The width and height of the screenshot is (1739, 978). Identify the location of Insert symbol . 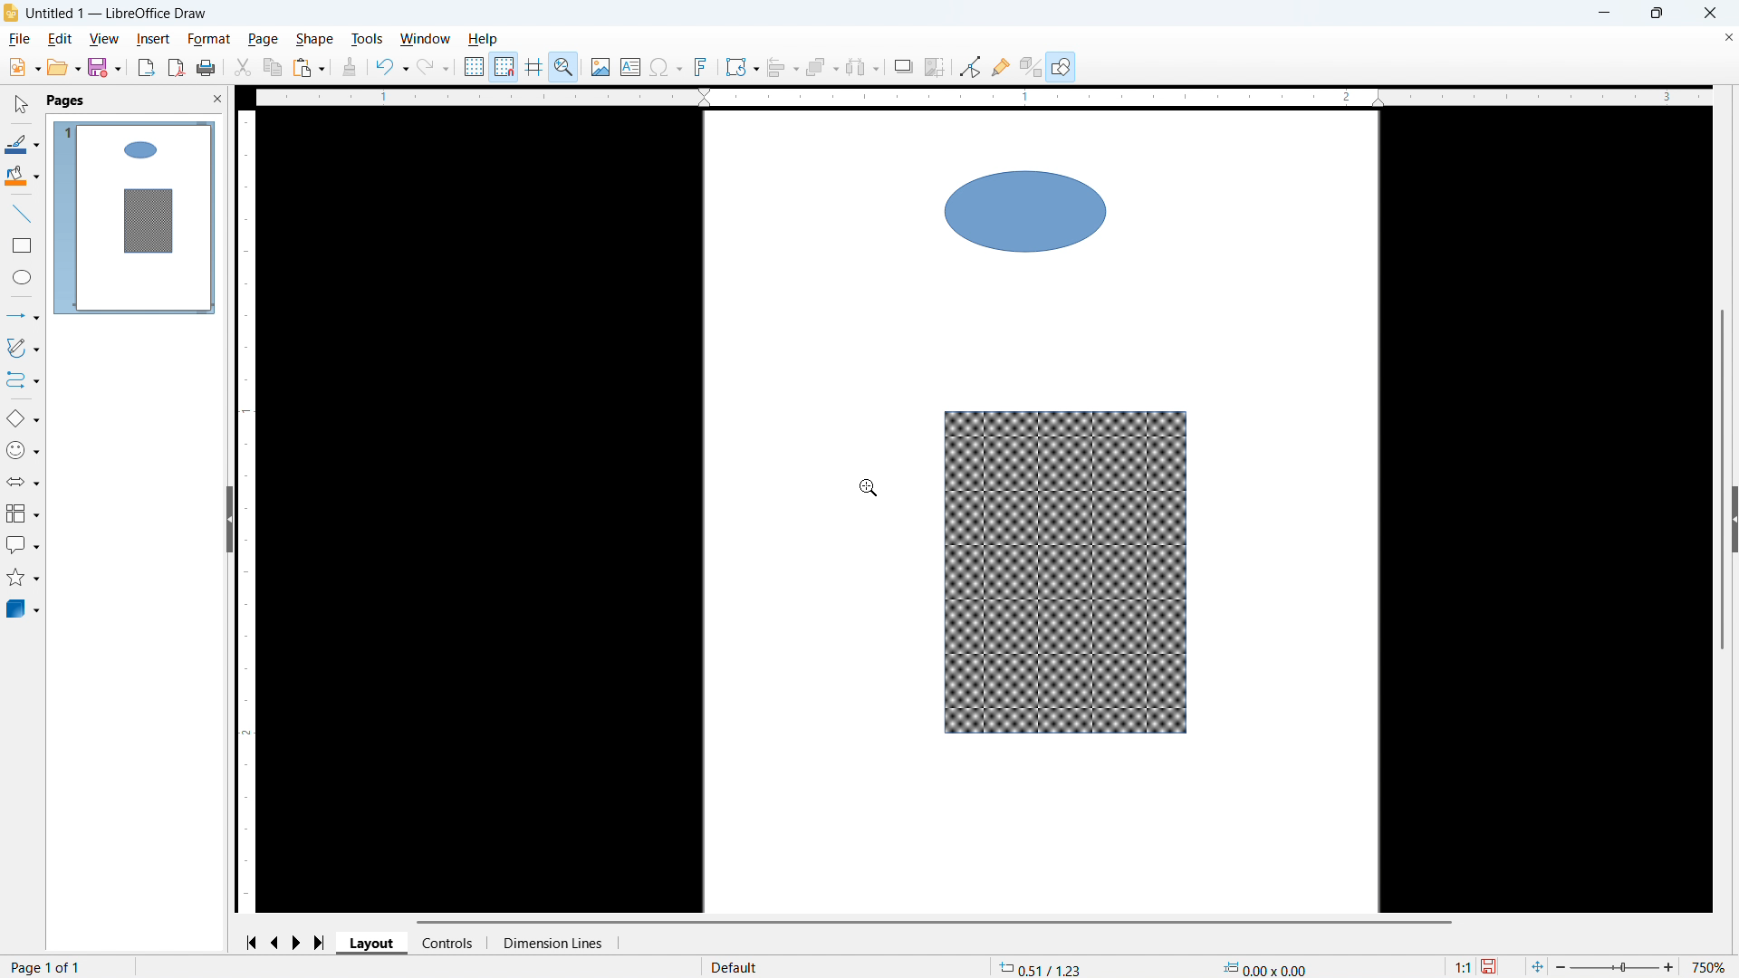
(666, 66).